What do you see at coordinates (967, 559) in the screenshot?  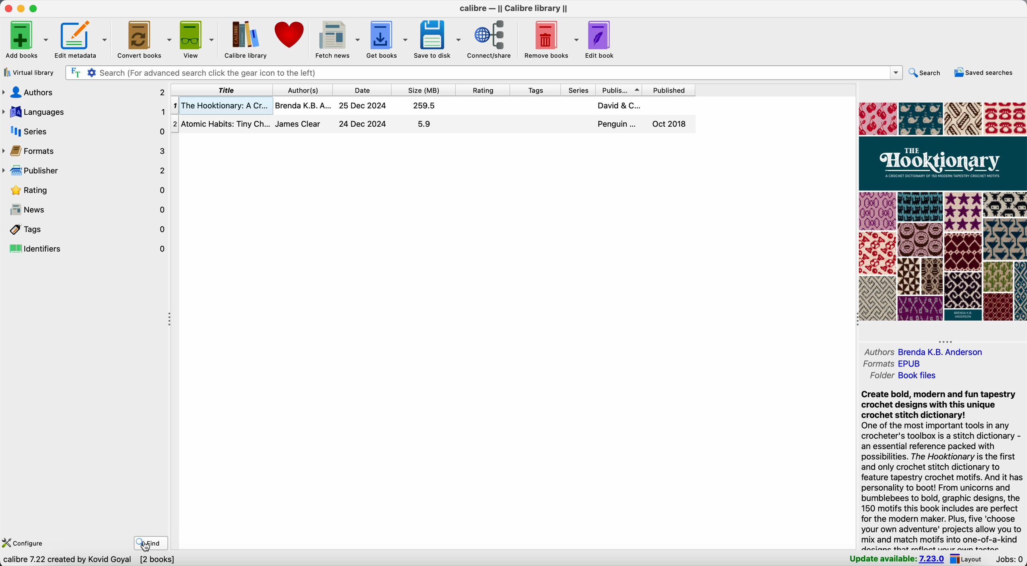 I see `layout` at bounding box center [967, 559].